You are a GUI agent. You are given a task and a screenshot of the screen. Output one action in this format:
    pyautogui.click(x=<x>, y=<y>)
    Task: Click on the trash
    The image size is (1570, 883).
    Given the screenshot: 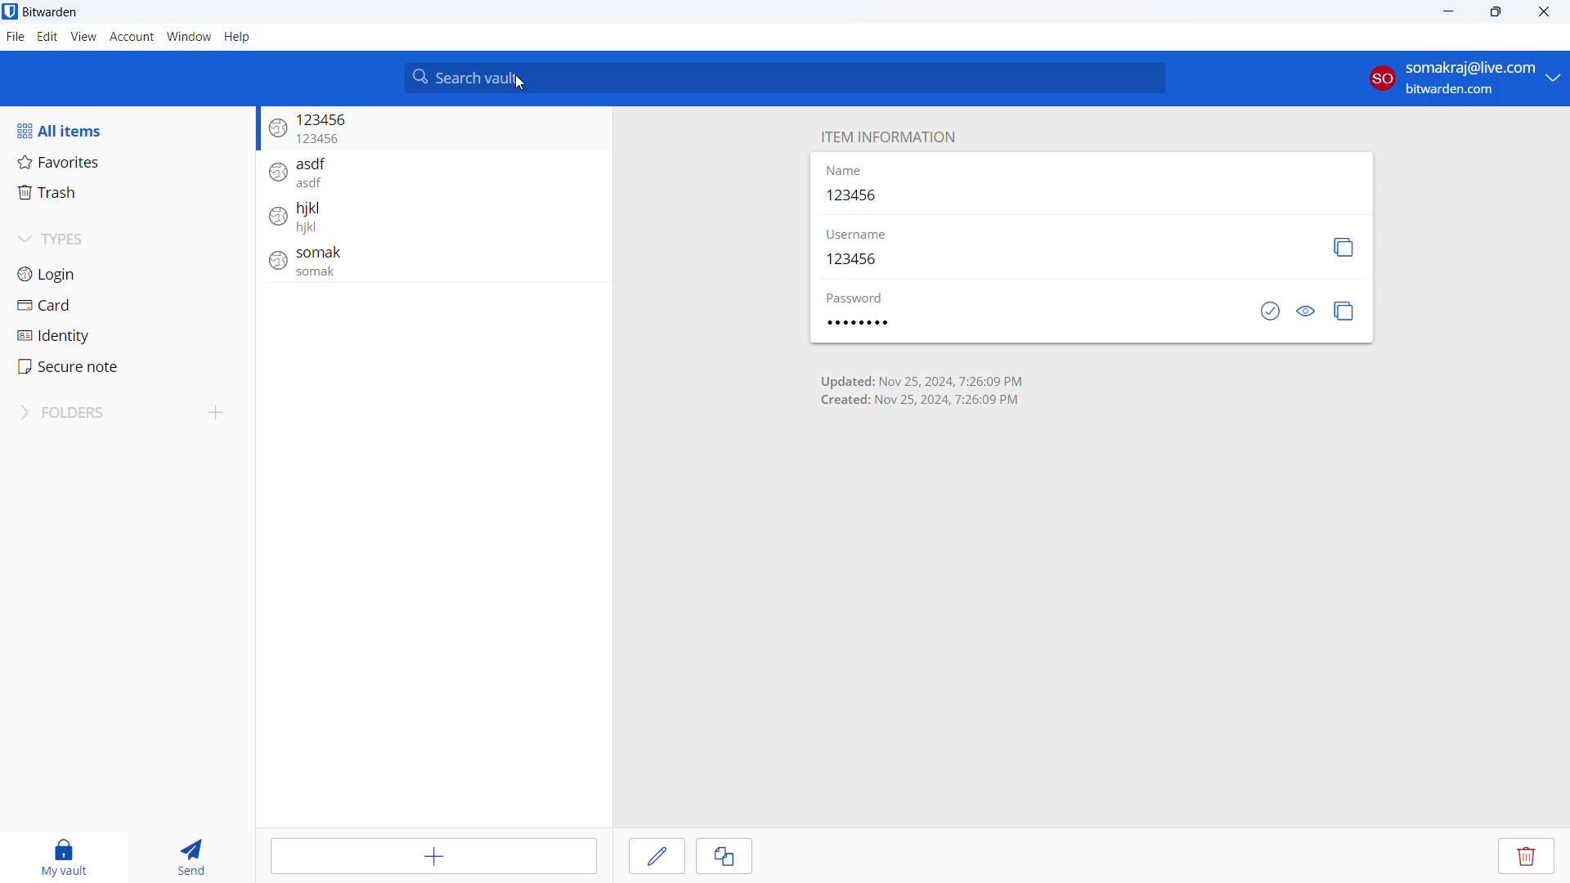 What is the action you would take?
    pyautogui.click(x=123, y=193)
    